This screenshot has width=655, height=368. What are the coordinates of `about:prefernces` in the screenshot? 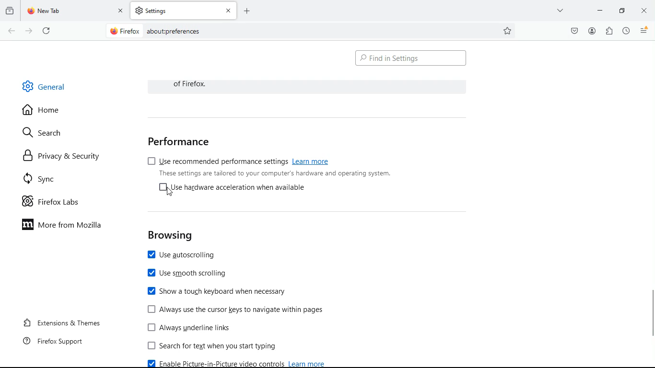 It's located at (173, 31).